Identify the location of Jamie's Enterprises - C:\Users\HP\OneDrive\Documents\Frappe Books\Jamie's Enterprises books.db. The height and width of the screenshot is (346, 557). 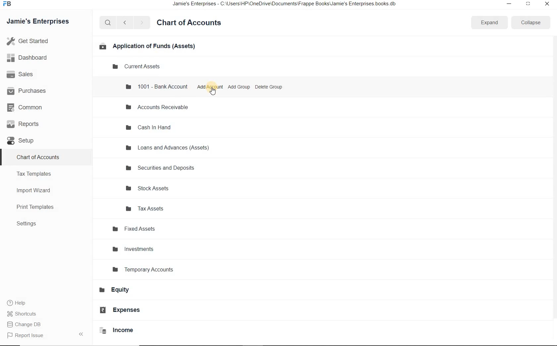
(290, 5).